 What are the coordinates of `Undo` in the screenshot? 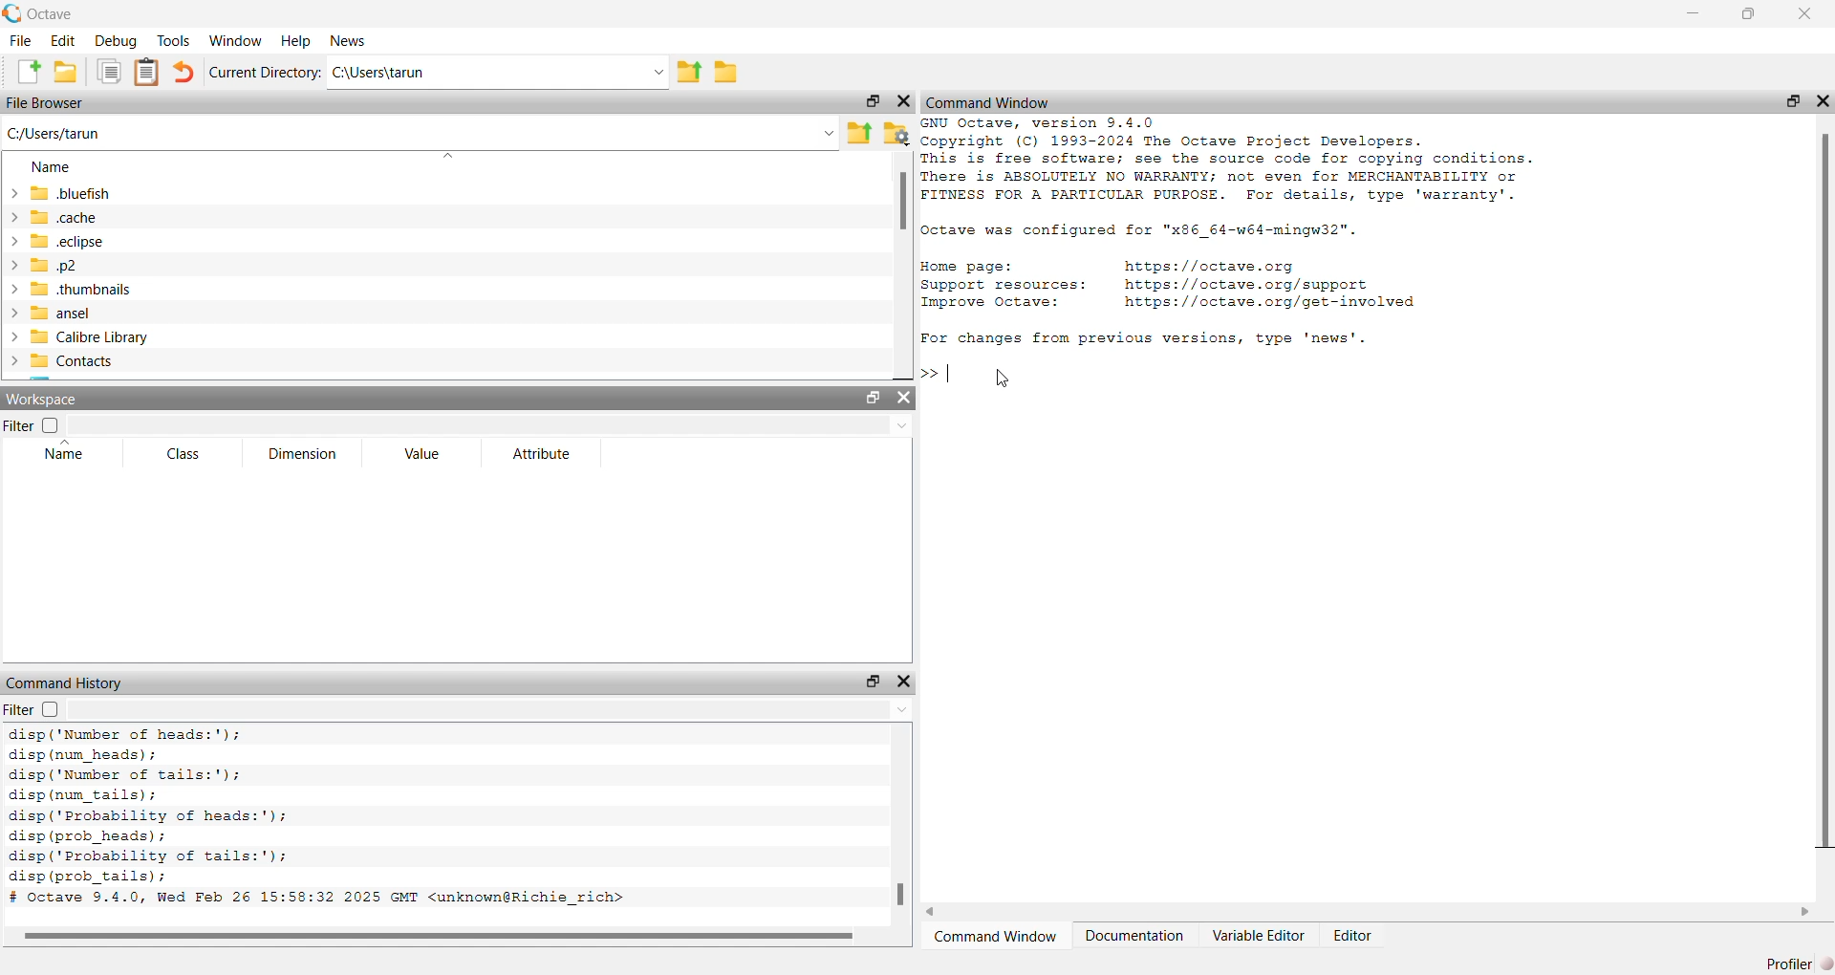 It's located at (184, 72).